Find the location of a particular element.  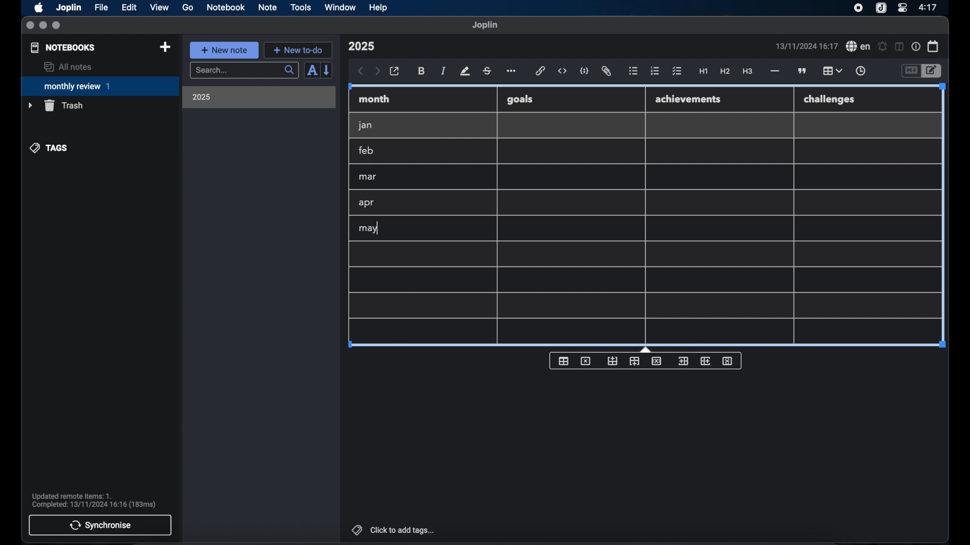

check  list is located at coordinates (677, 72).